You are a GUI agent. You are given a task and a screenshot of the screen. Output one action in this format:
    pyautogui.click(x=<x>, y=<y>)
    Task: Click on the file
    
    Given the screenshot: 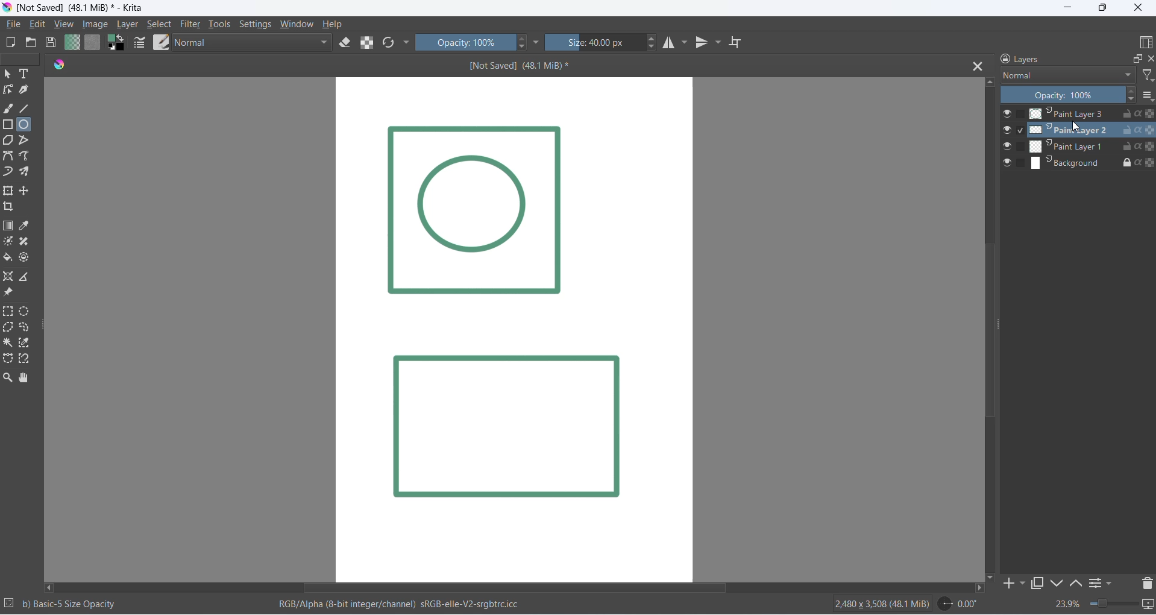 What is the action you would take?
    pyautogui.click(x=14, y=25)
    